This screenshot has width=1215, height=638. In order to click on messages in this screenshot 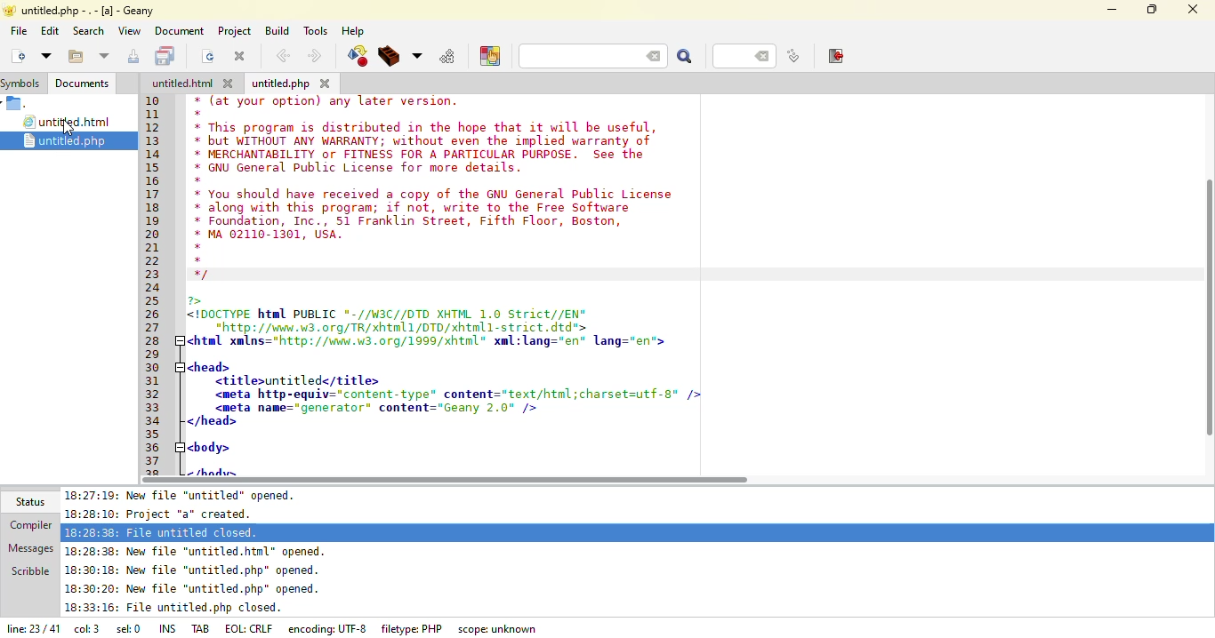, I will do `click(32, 547)`.